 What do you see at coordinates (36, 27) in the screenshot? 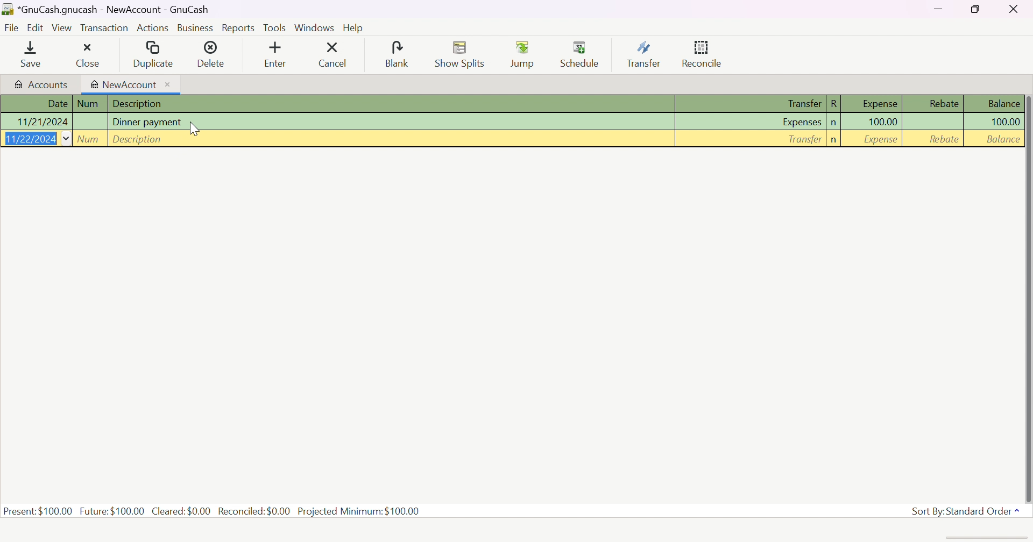
I see `Edit` at bounding box center [36, 27].